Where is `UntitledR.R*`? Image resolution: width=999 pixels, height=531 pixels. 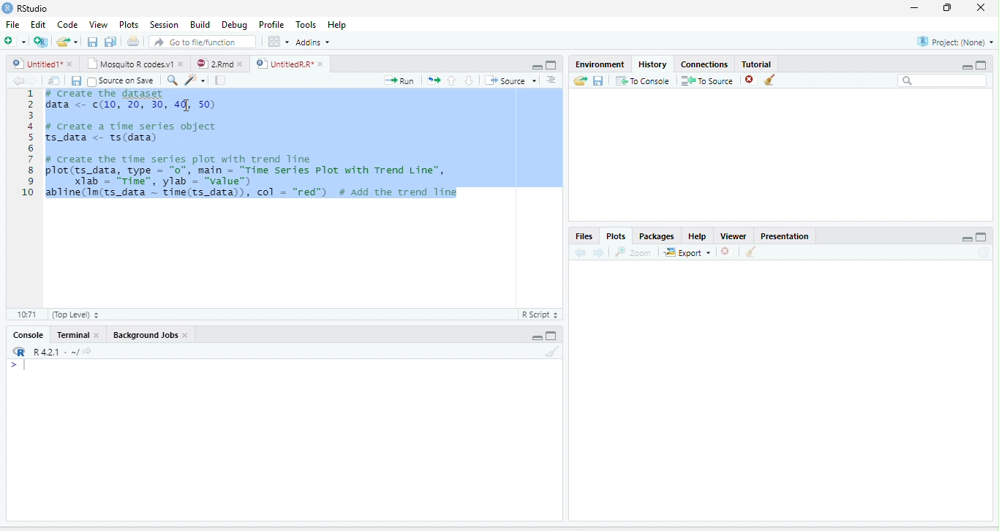 UntitledR.R* is located at coordinates (284, 64).